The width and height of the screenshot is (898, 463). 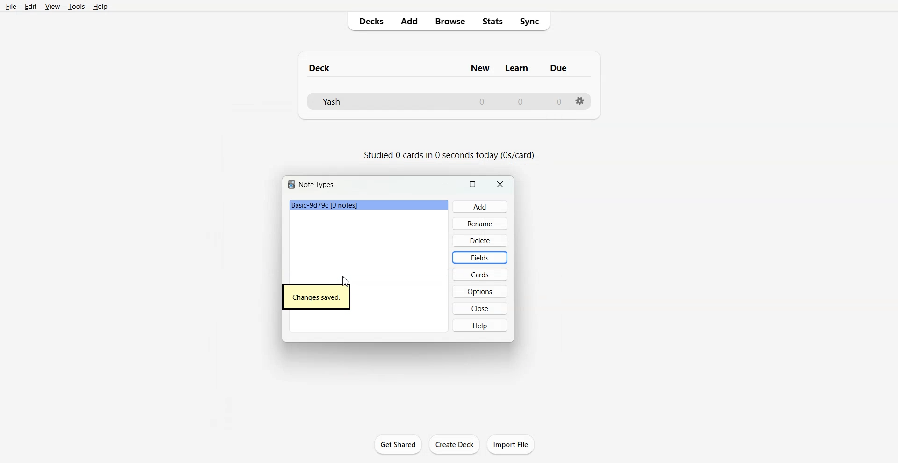 What do you see at coordinates (521, 101) in the screenshot?
I see `Number of Learn cards` at bounding box center [521, 101].